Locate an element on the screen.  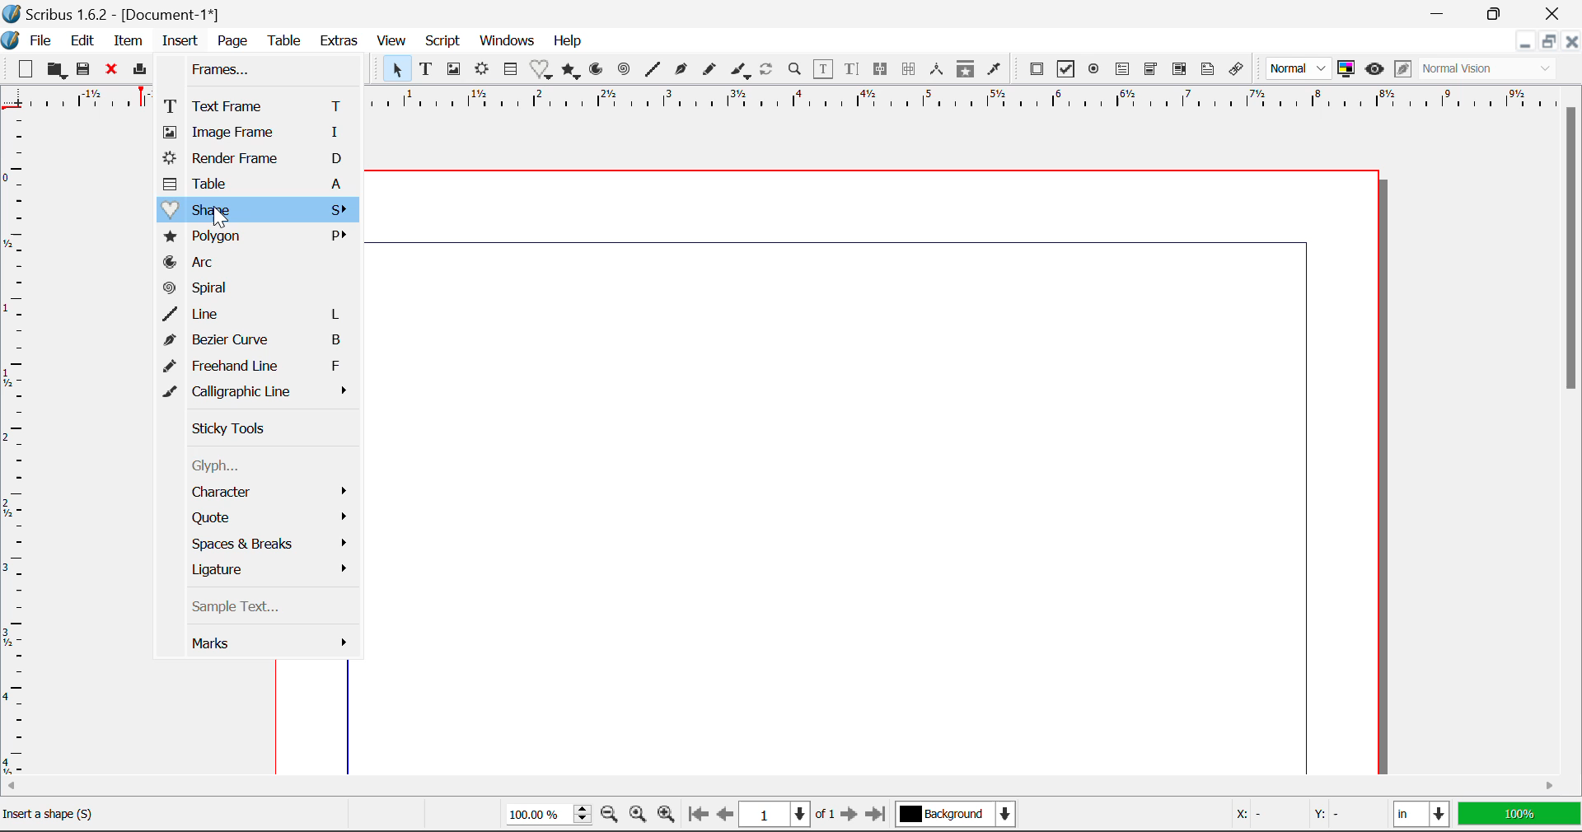
Help is located at coordinates (568, 41).